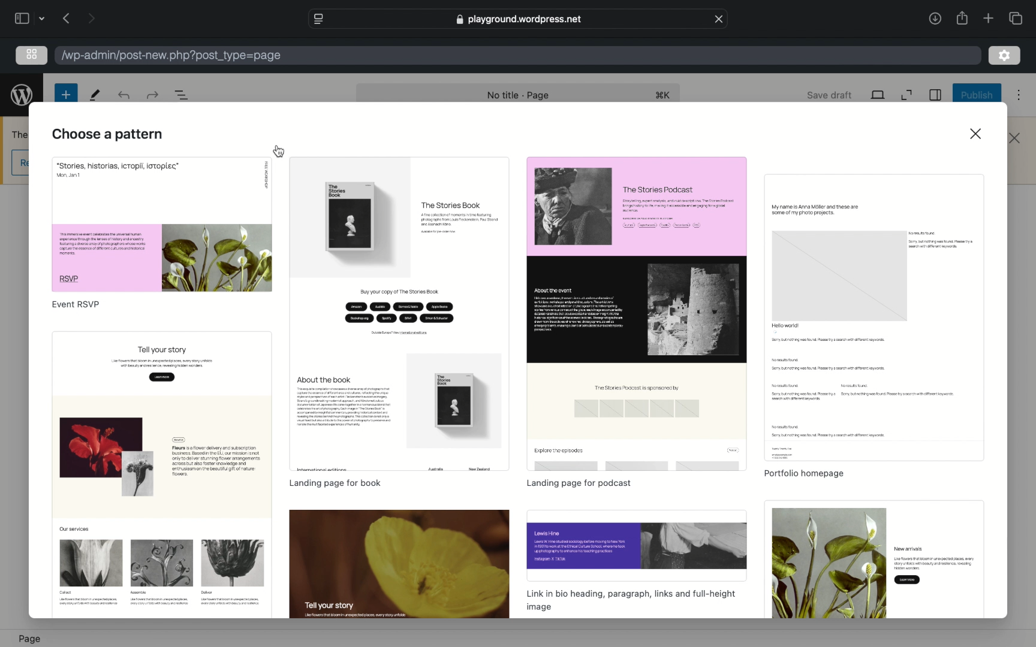 This screenshot has width=1036, height=647. Describe the element at coordinates (1019, 95) in the screenshot. I see `more options` at that location.